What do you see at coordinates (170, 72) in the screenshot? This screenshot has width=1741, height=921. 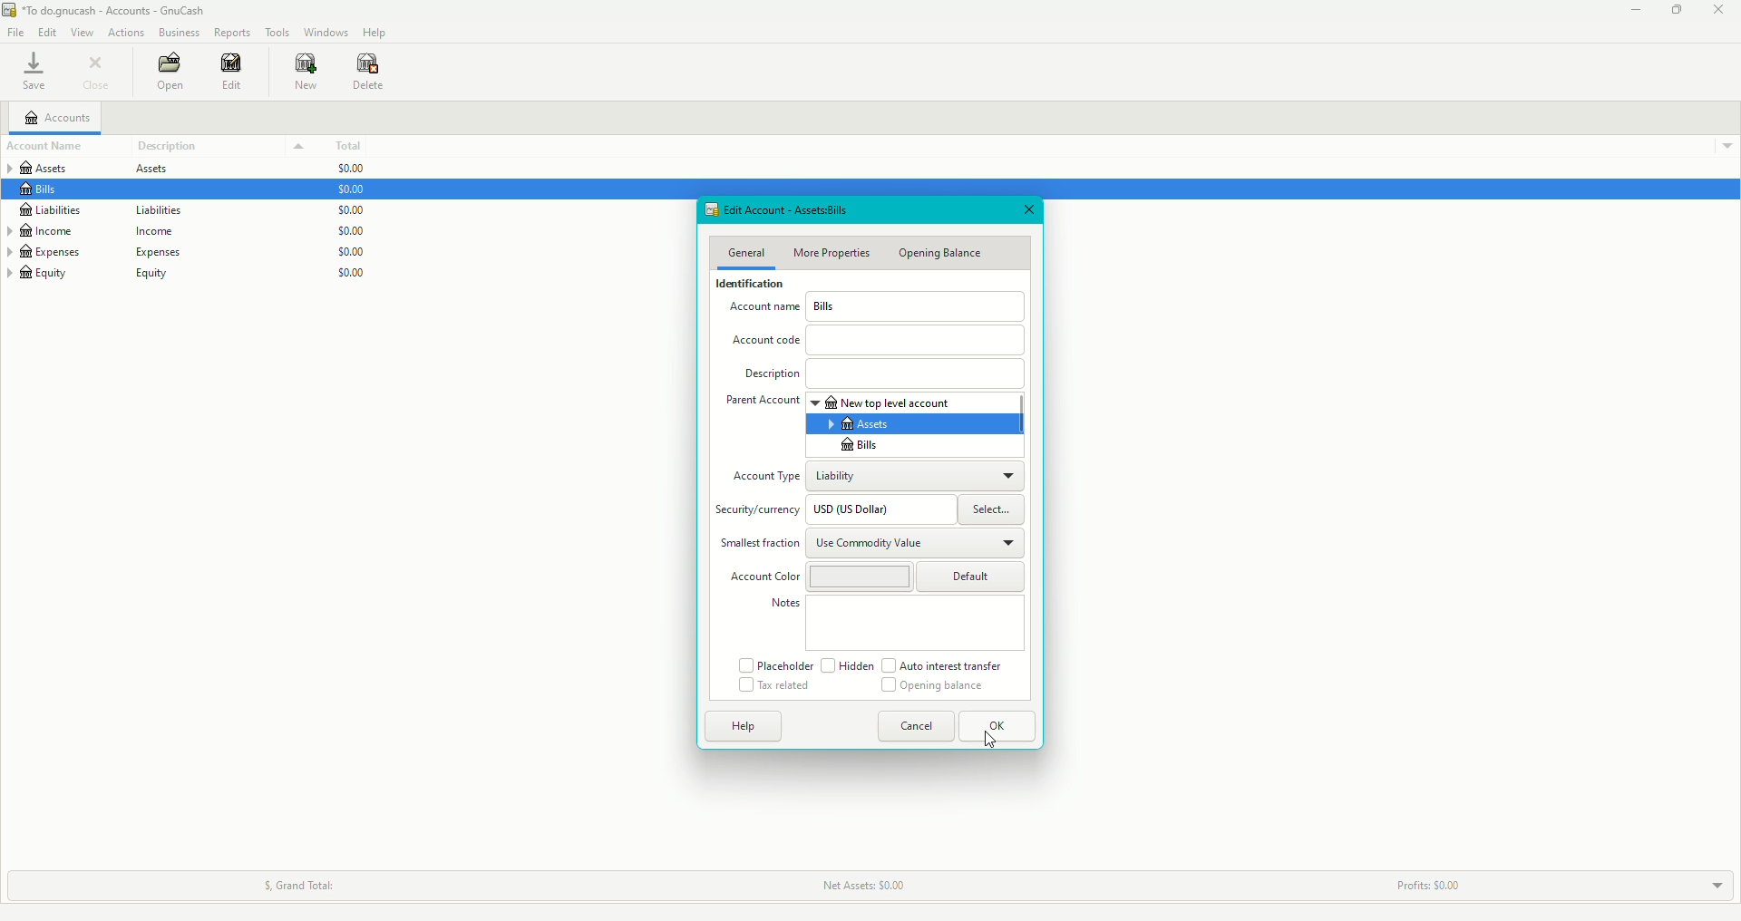 I see `Open` at bounding box center [170, 72].